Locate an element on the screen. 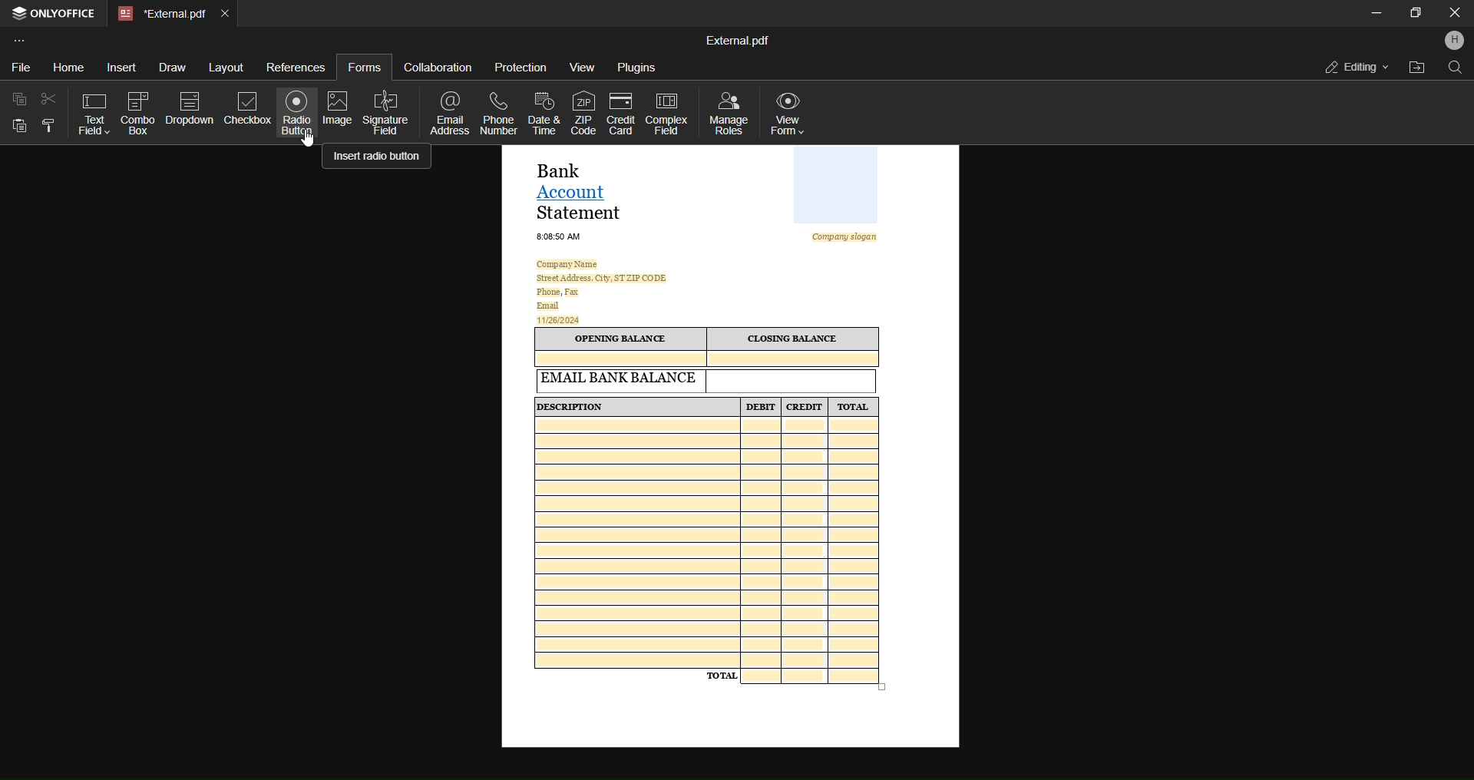  current open form is located at coordinates (729, 449).